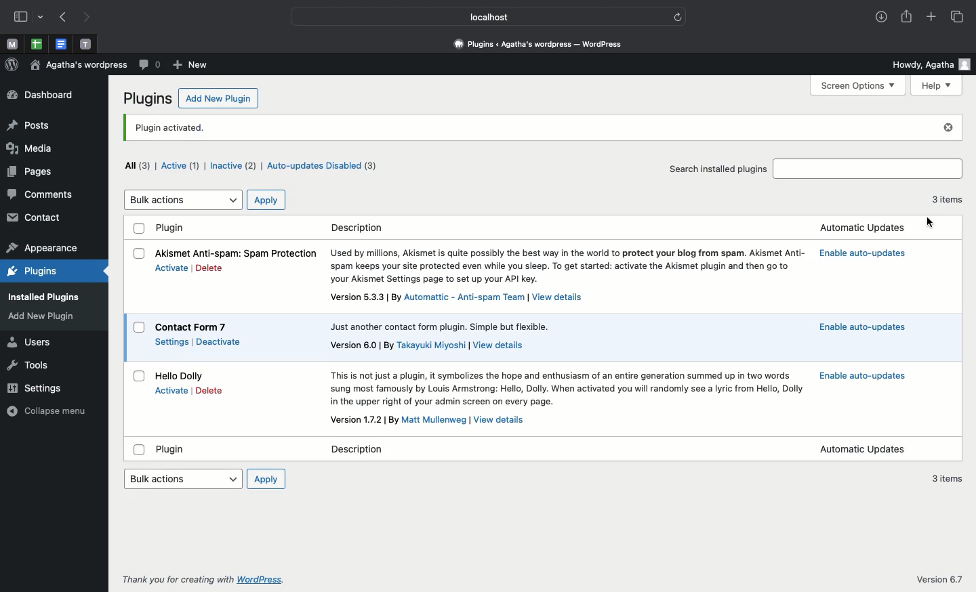 Image resolution: width=976 pixels, height=592 pixels. I want to click on Help, so click(937, 85).